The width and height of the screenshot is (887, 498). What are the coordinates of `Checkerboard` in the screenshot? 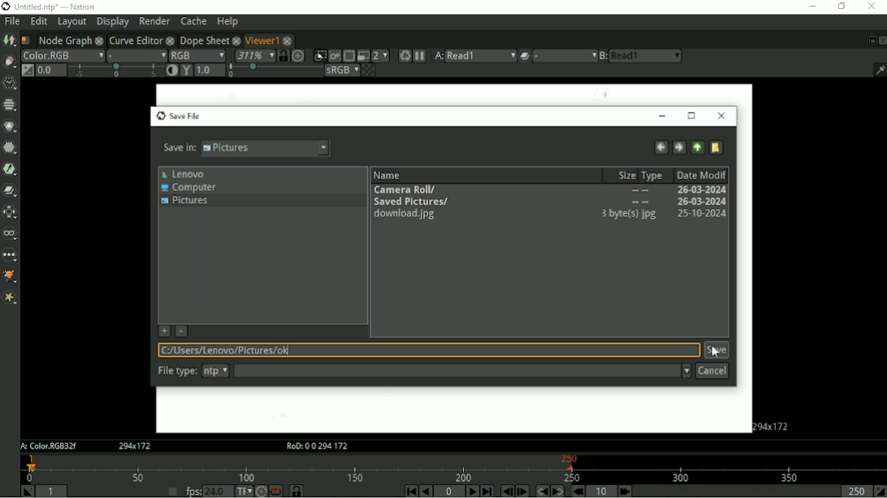 It's located at (369, 71).